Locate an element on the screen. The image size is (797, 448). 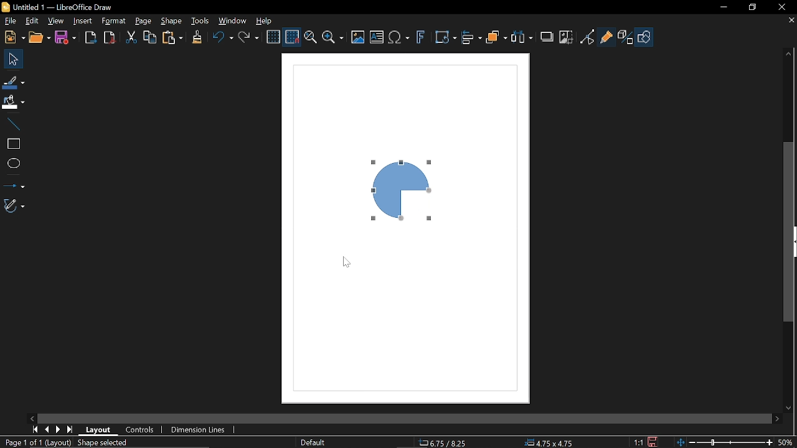
Redo is located at coordinates (250, 38).